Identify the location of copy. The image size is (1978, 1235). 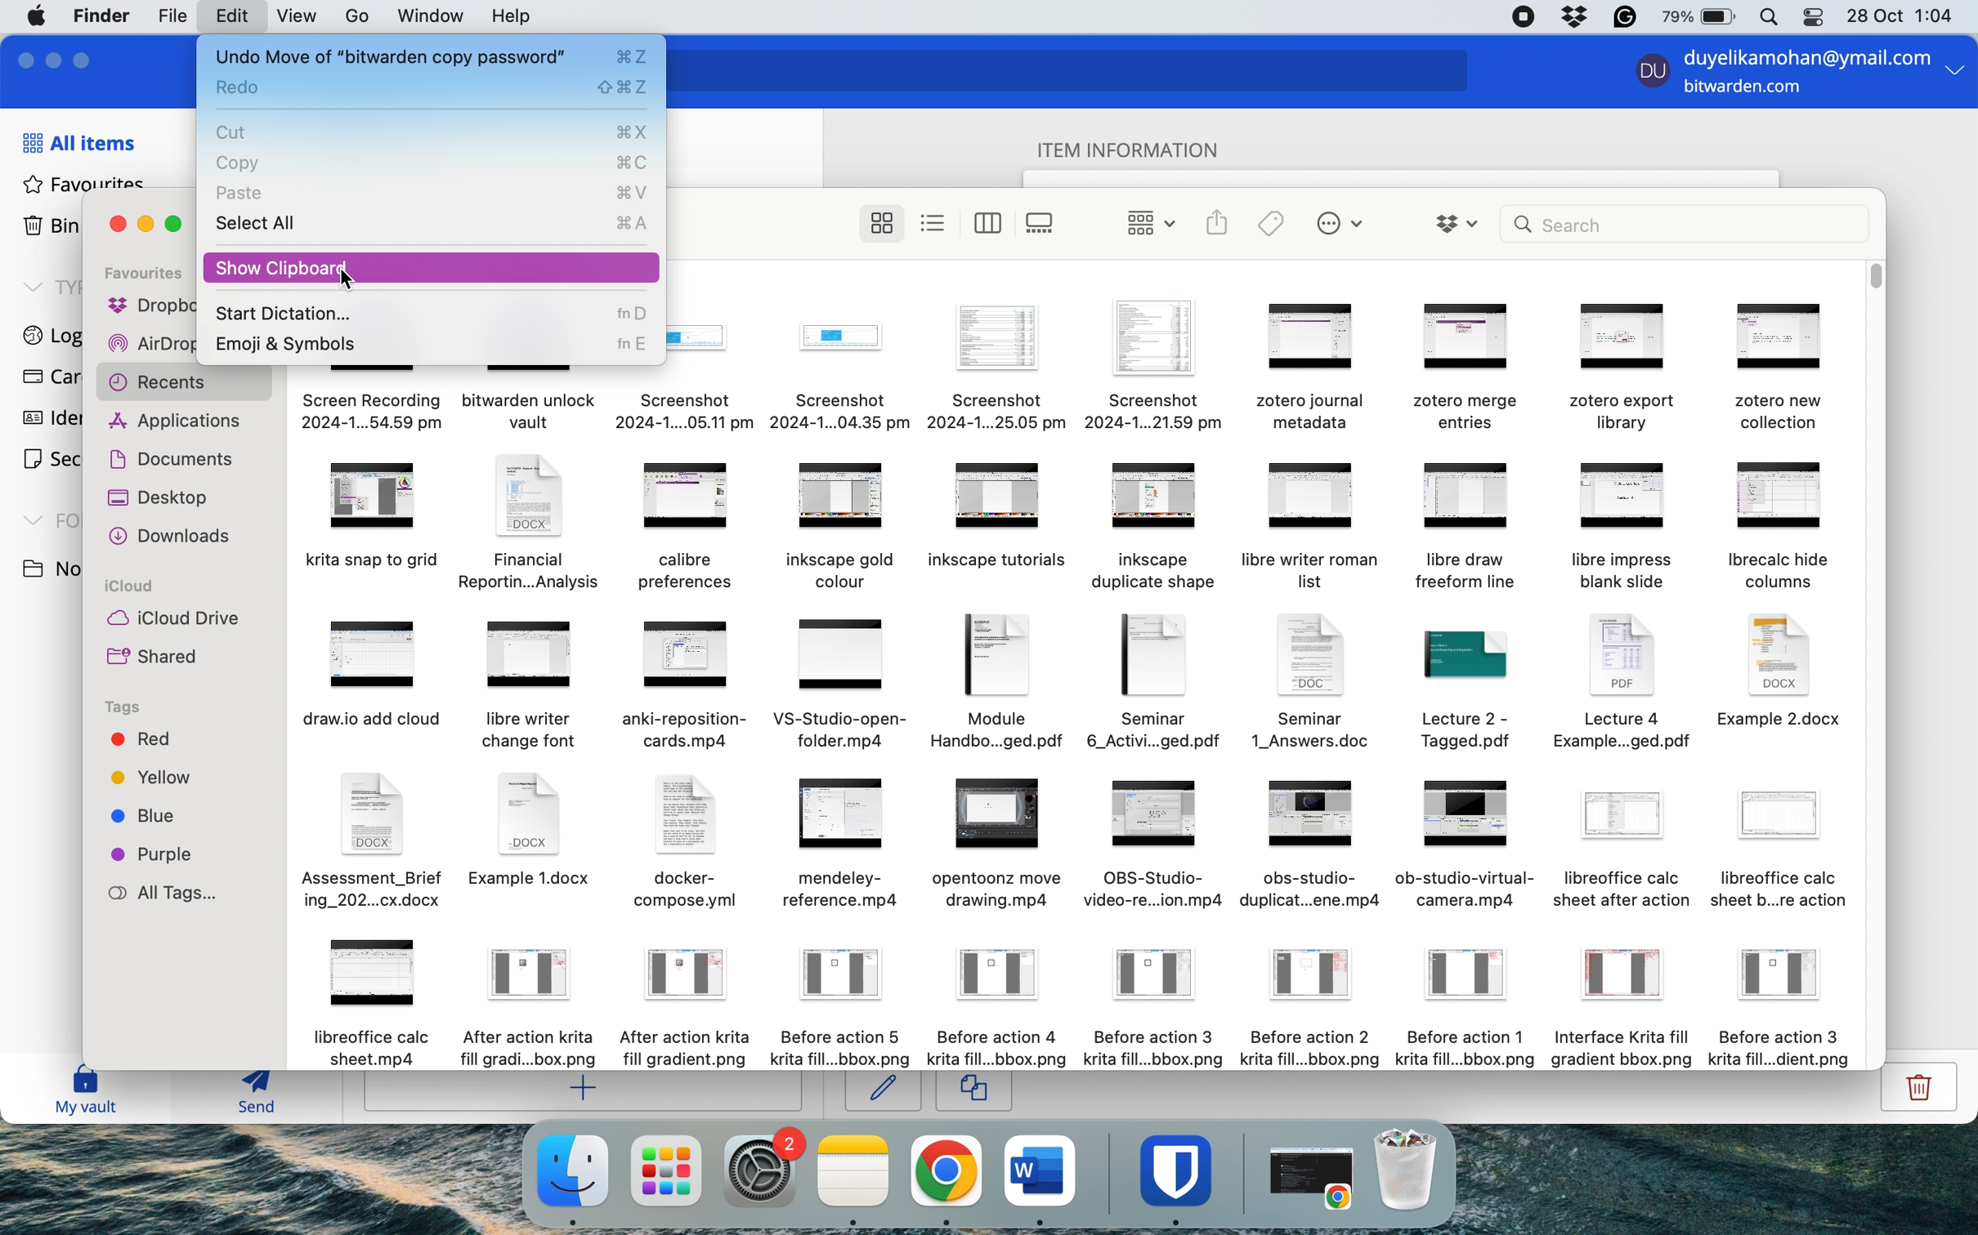
(428, 163).